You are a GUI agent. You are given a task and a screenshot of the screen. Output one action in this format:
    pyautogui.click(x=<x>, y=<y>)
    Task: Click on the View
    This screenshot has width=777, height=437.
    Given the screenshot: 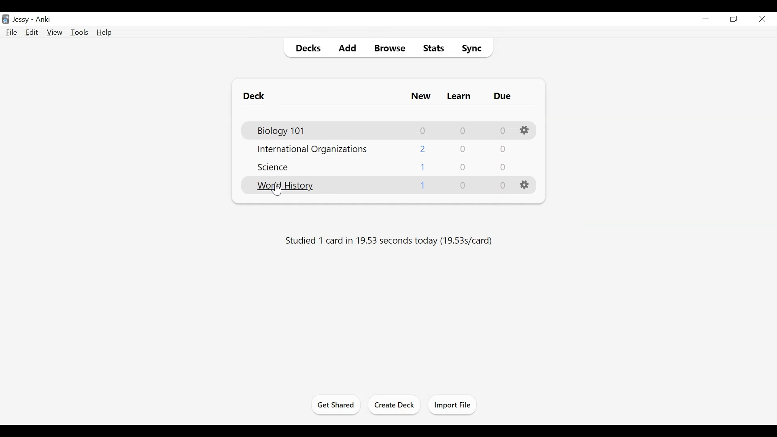 What is the action you would take?
    pyautogui.click(x=54, y=32)
    